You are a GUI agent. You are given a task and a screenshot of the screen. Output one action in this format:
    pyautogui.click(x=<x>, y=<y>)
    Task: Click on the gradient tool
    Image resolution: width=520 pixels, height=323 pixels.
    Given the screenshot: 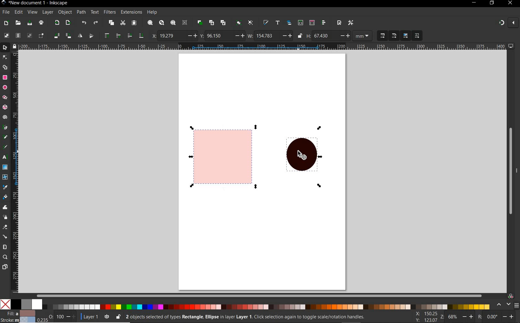 What is the action you would take?
    pyautogui.click(x=5, y=167)
    